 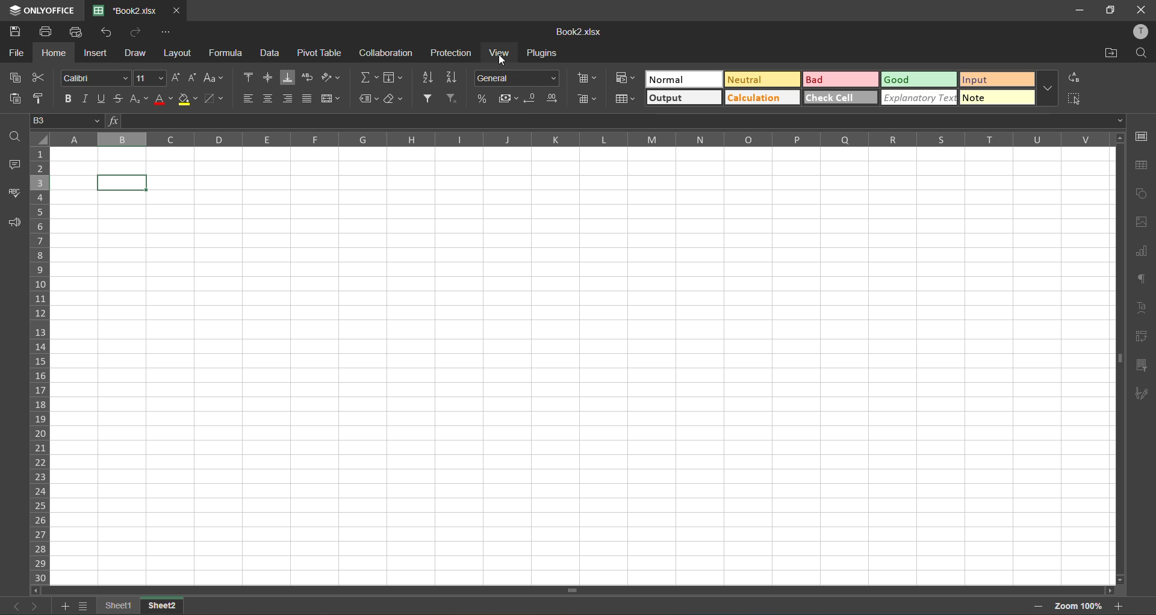 I want to click on quick print, so click(x=76, y=34).